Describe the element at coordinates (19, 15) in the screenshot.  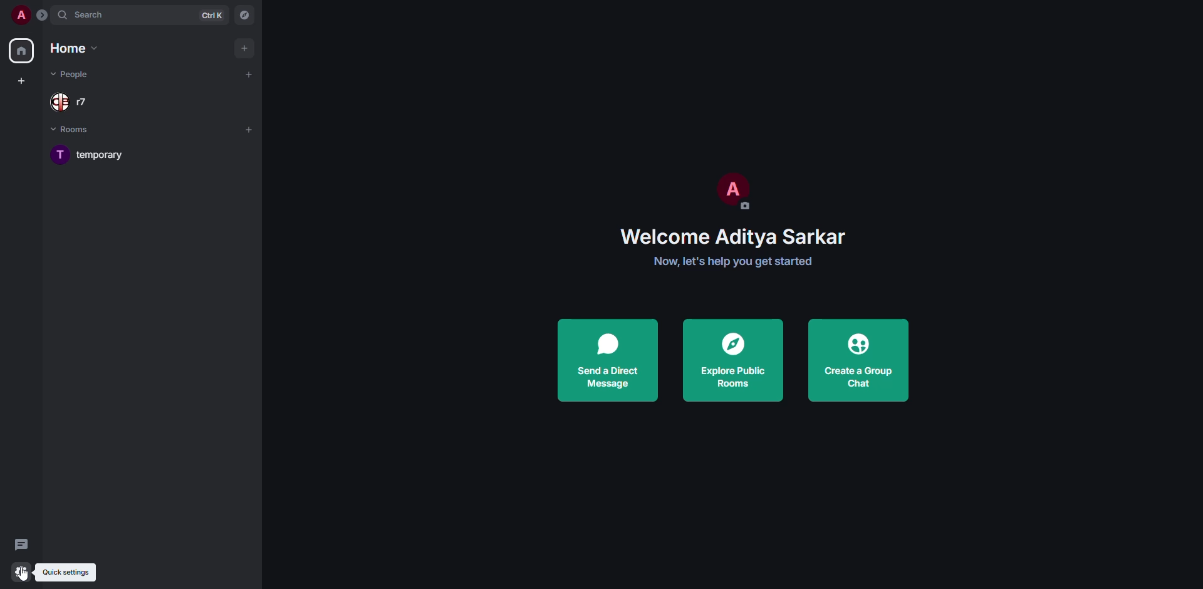
I see `profile` at that location.